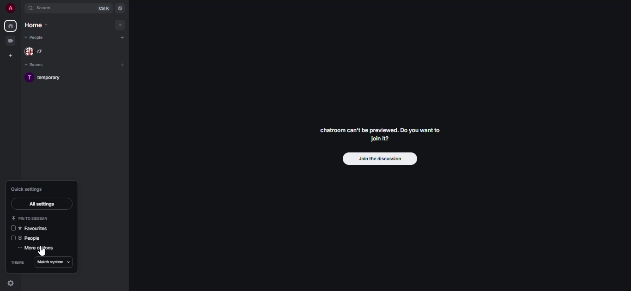 Image resolution: width=631 pixels, height=291 pixels. What do you see at coordinates (122, 38) in the screenshot?
I see `add` at bounding box center [122, 38].